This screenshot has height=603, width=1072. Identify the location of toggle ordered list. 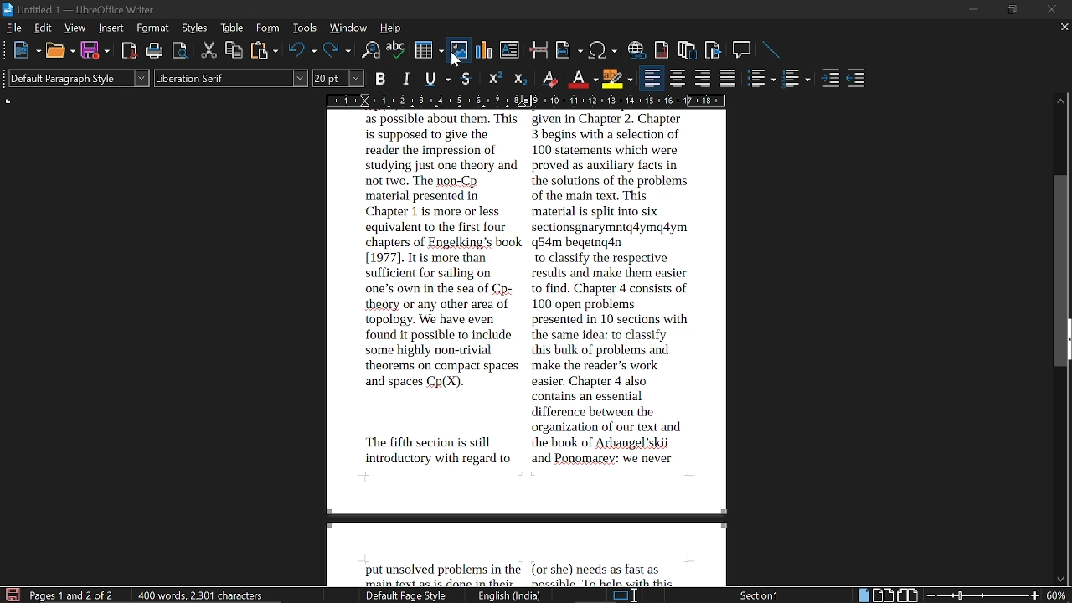
(796, 80).